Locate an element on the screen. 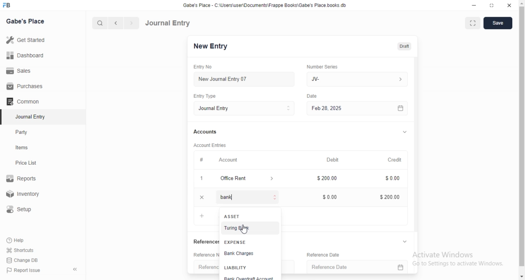  + ASSET is located at coordinates (233, 217).